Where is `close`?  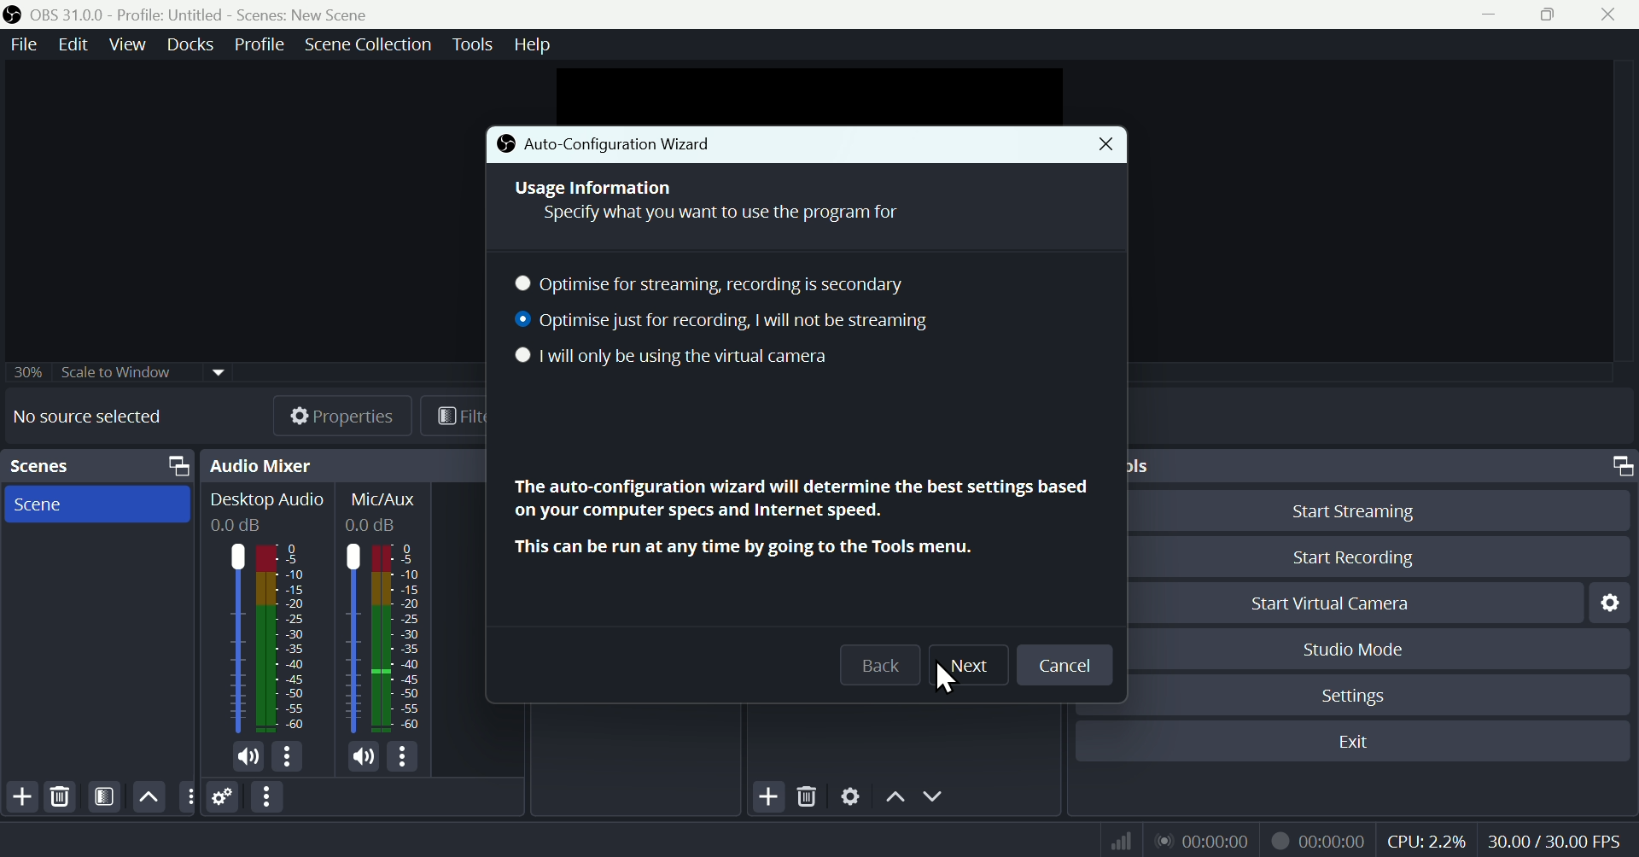
close is located at coordinates (1612, 15).